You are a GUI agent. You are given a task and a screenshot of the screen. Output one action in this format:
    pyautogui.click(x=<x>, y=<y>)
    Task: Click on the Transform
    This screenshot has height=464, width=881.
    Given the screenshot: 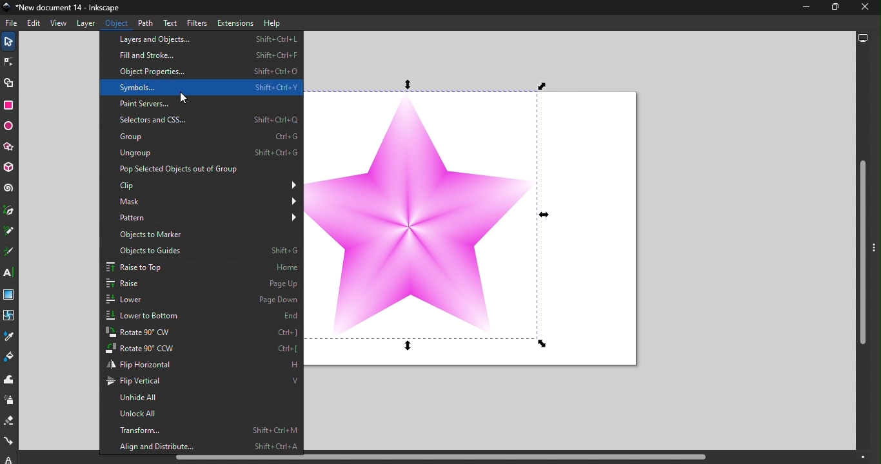 What is the action you would take?
    pyautogui.click(x=202, y=429)
    